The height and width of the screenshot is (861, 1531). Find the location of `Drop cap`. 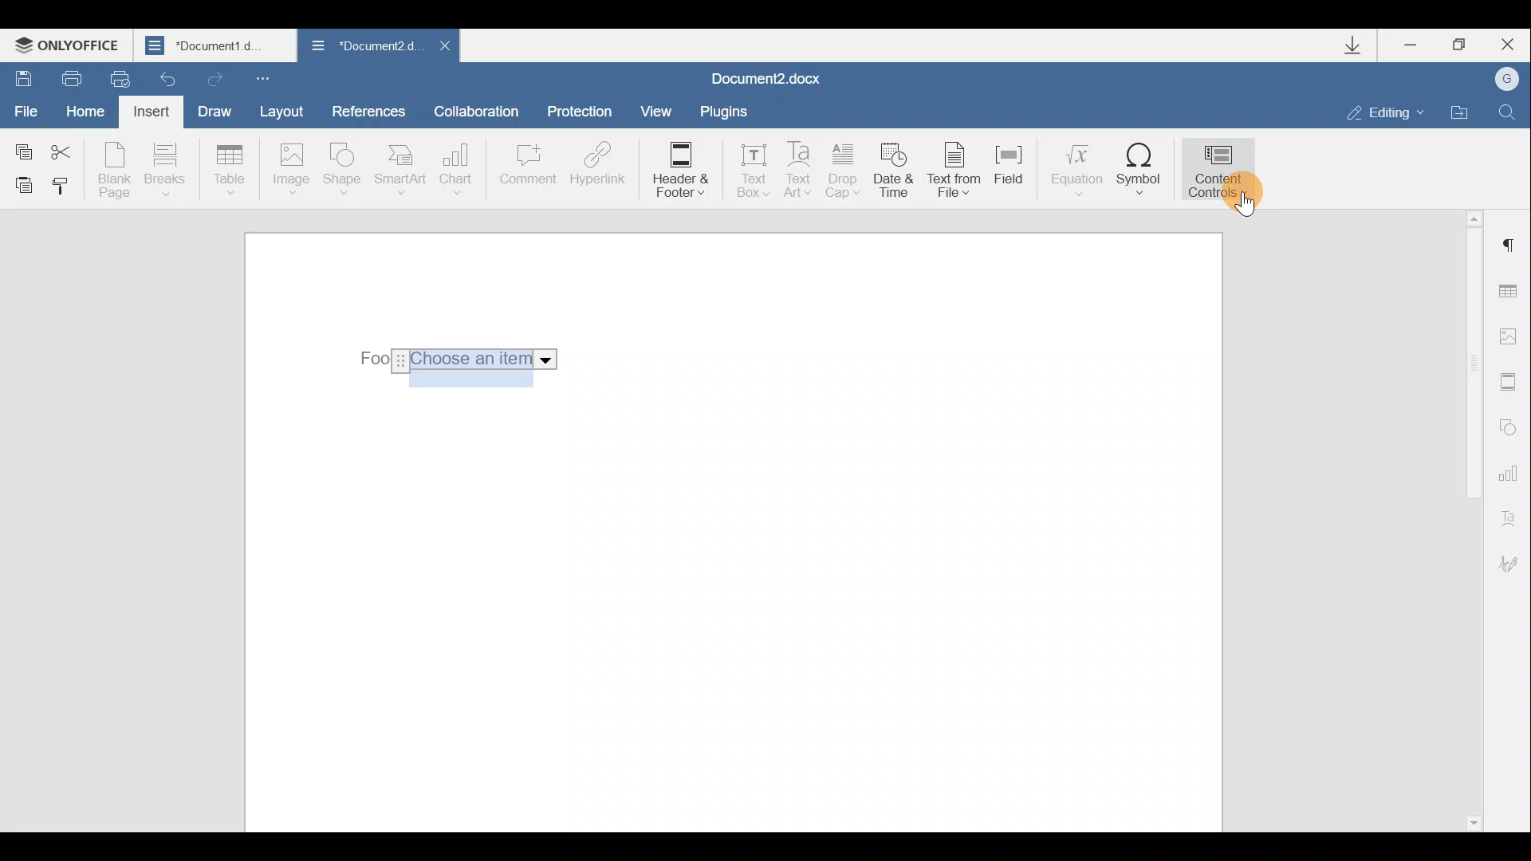

Drop cap is located at coordinates (844, 172).